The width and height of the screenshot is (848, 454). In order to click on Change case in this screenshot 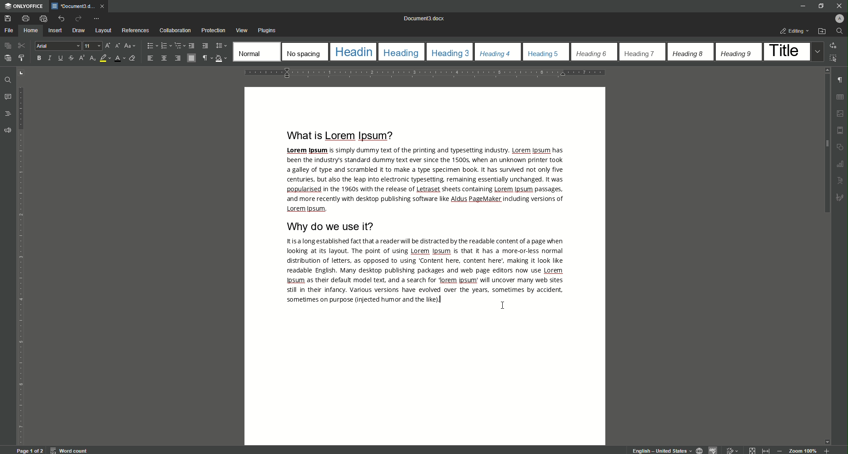, I will do `click(130, 46)`.